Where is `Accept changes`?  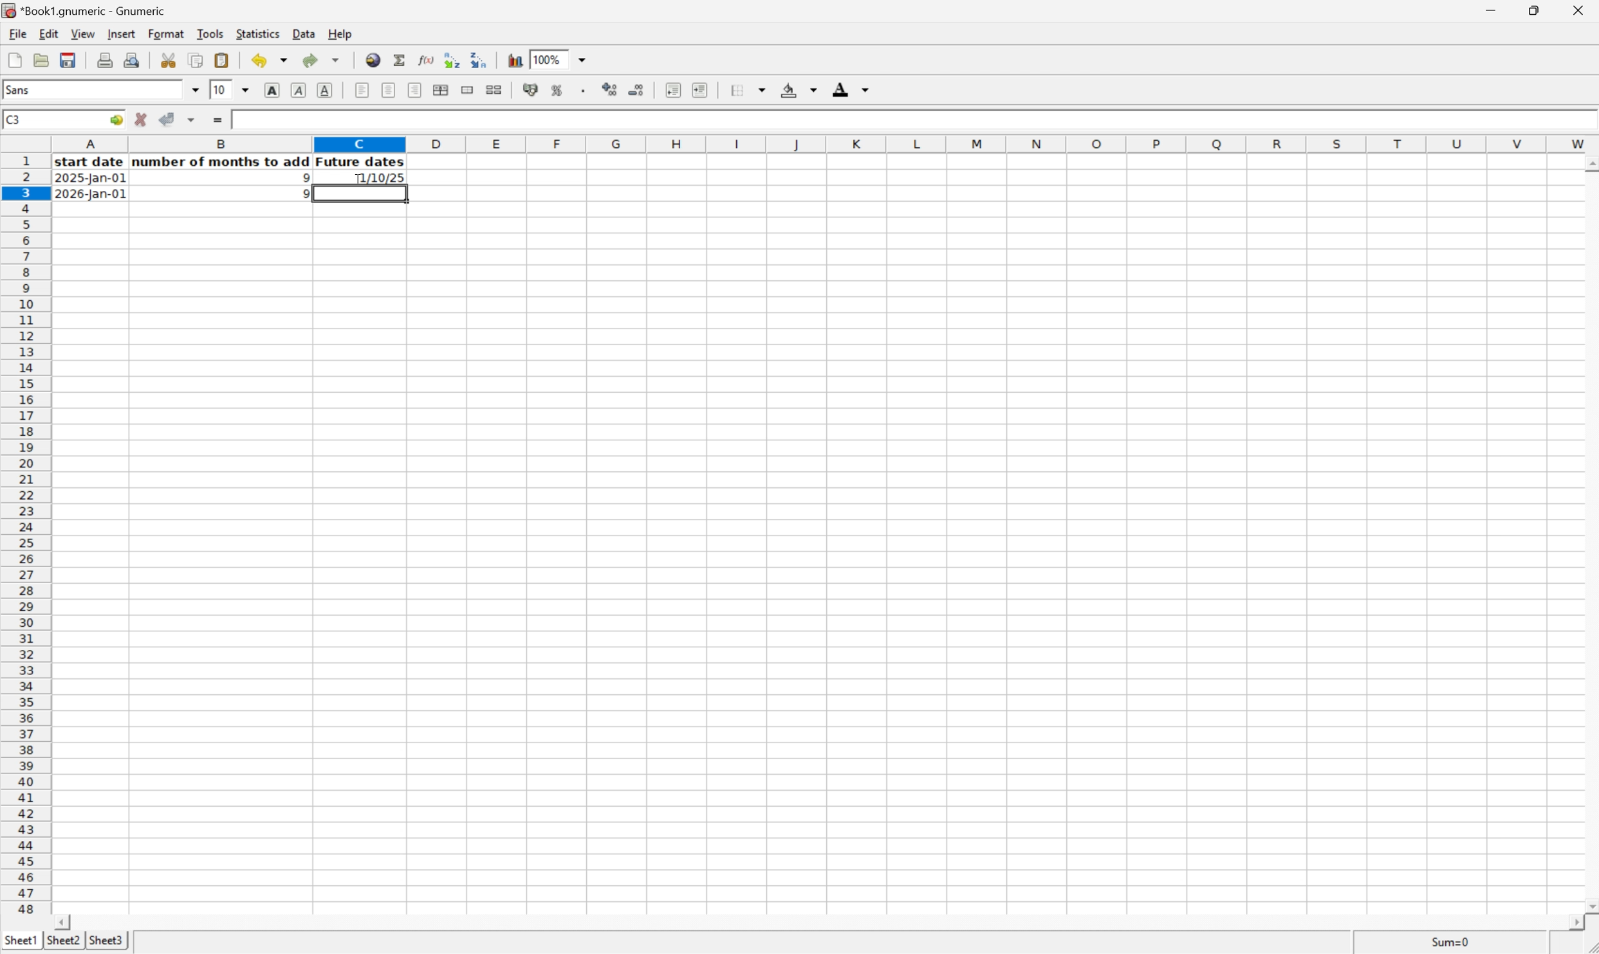
Accept changes is located at coordinates (168, 120).